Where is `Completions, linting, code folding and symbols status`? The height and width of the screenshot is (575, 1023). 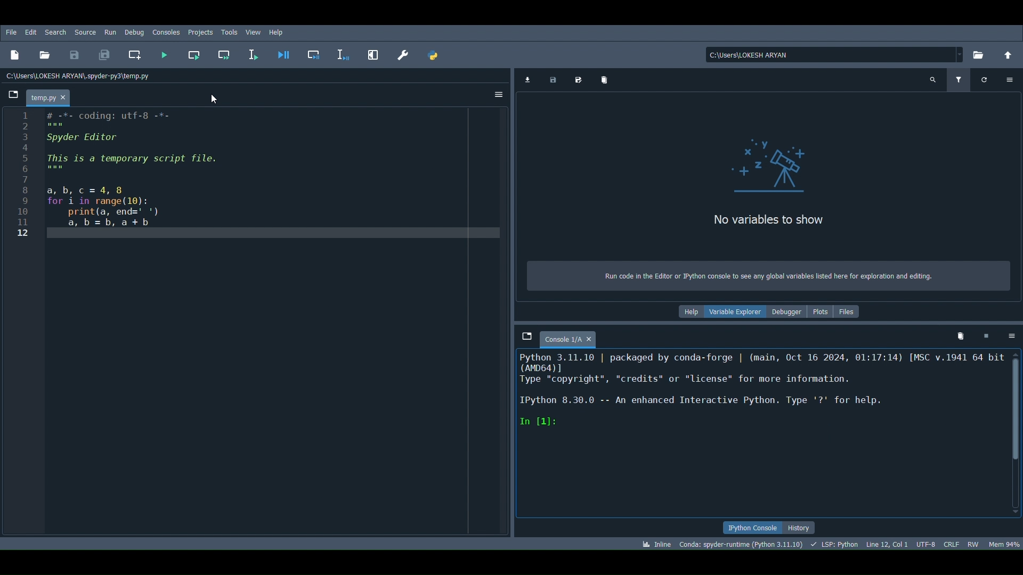
Completions, linting, code folding and symbols status is located at coordinates (832, 542).